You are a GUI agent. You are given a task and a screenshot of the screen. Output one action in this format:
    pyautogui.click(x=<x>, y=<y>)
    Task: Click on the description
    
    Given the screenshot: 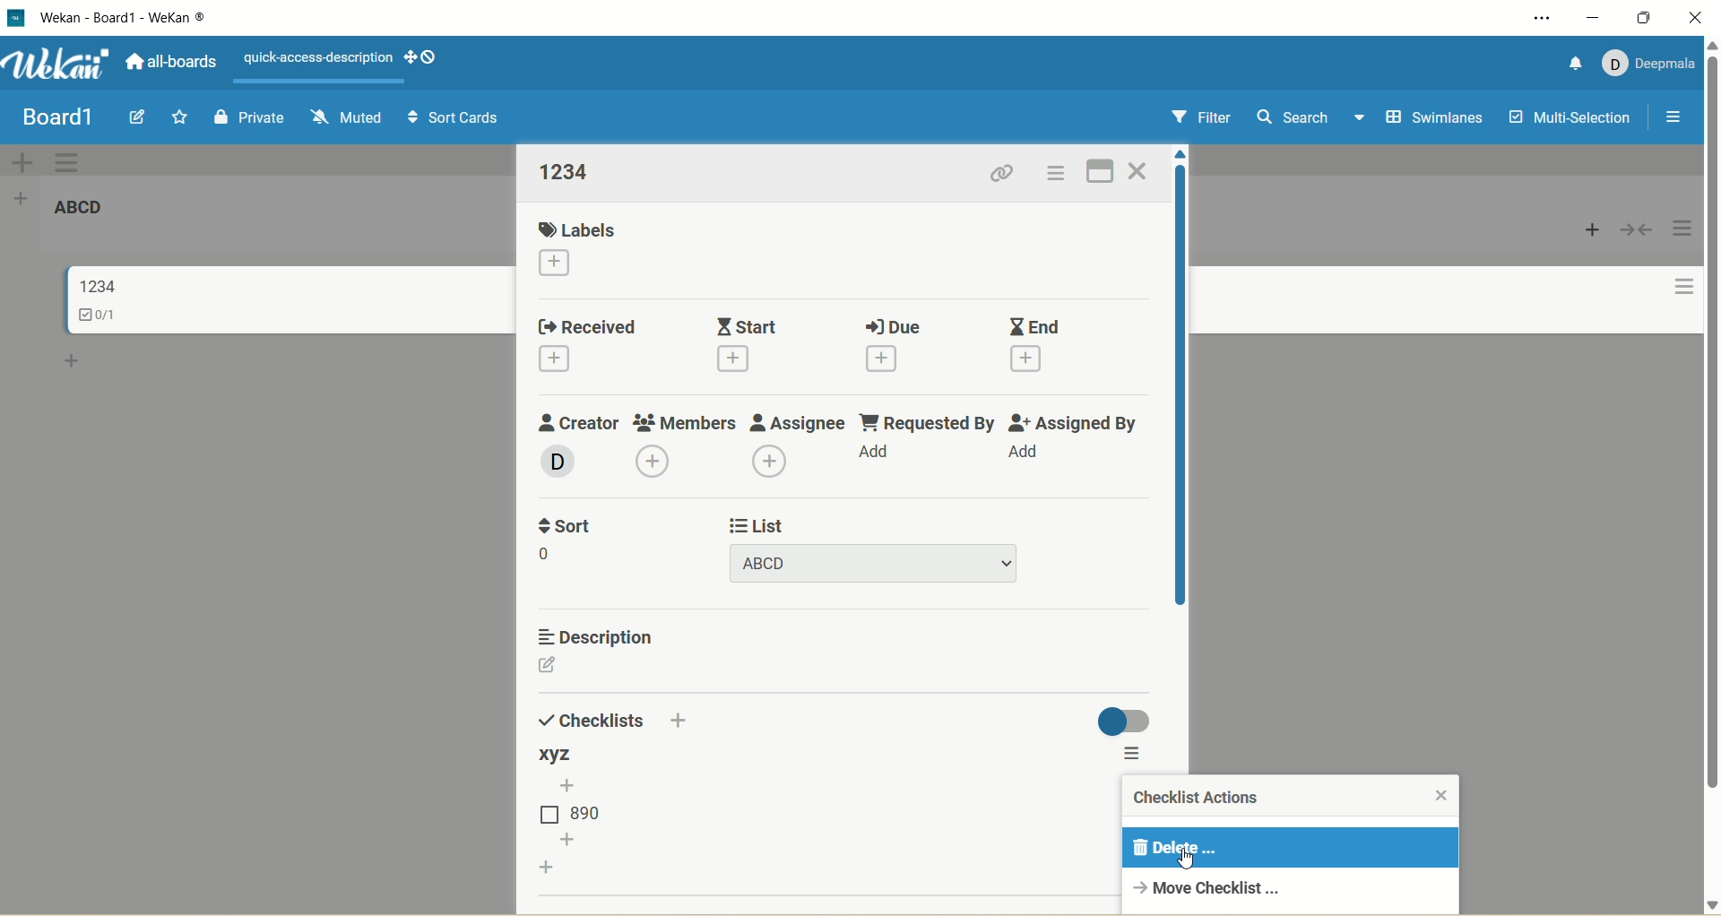 What is the action you would take?
    pyautogui.click(x=598, y=635)
    